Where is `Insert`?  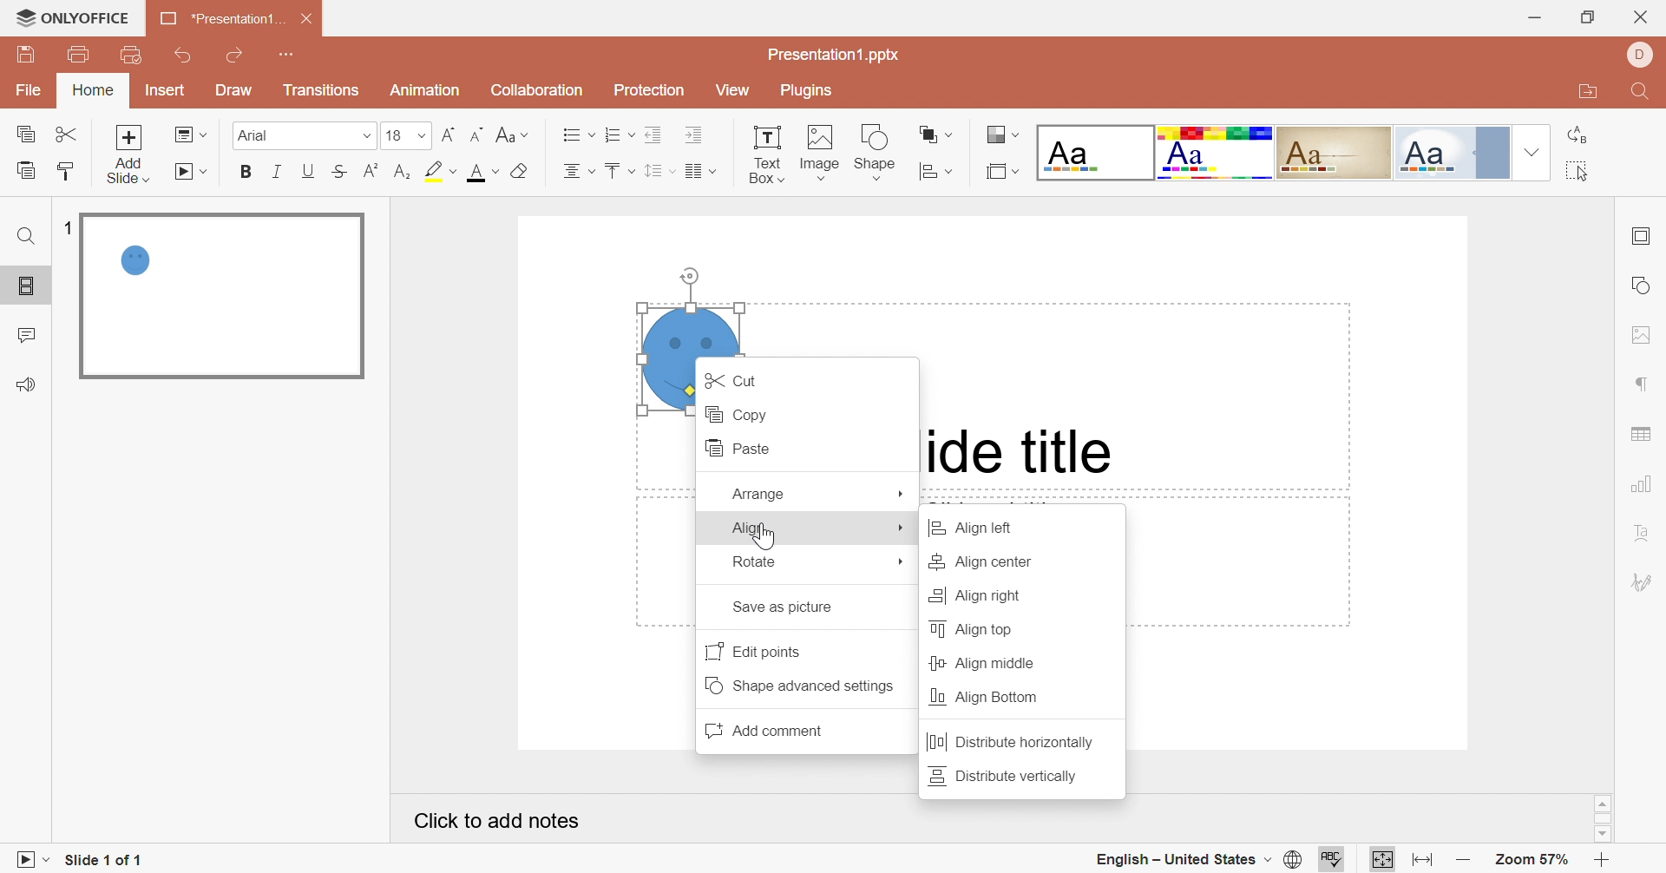 Insert is located at coordinates (166, 92).